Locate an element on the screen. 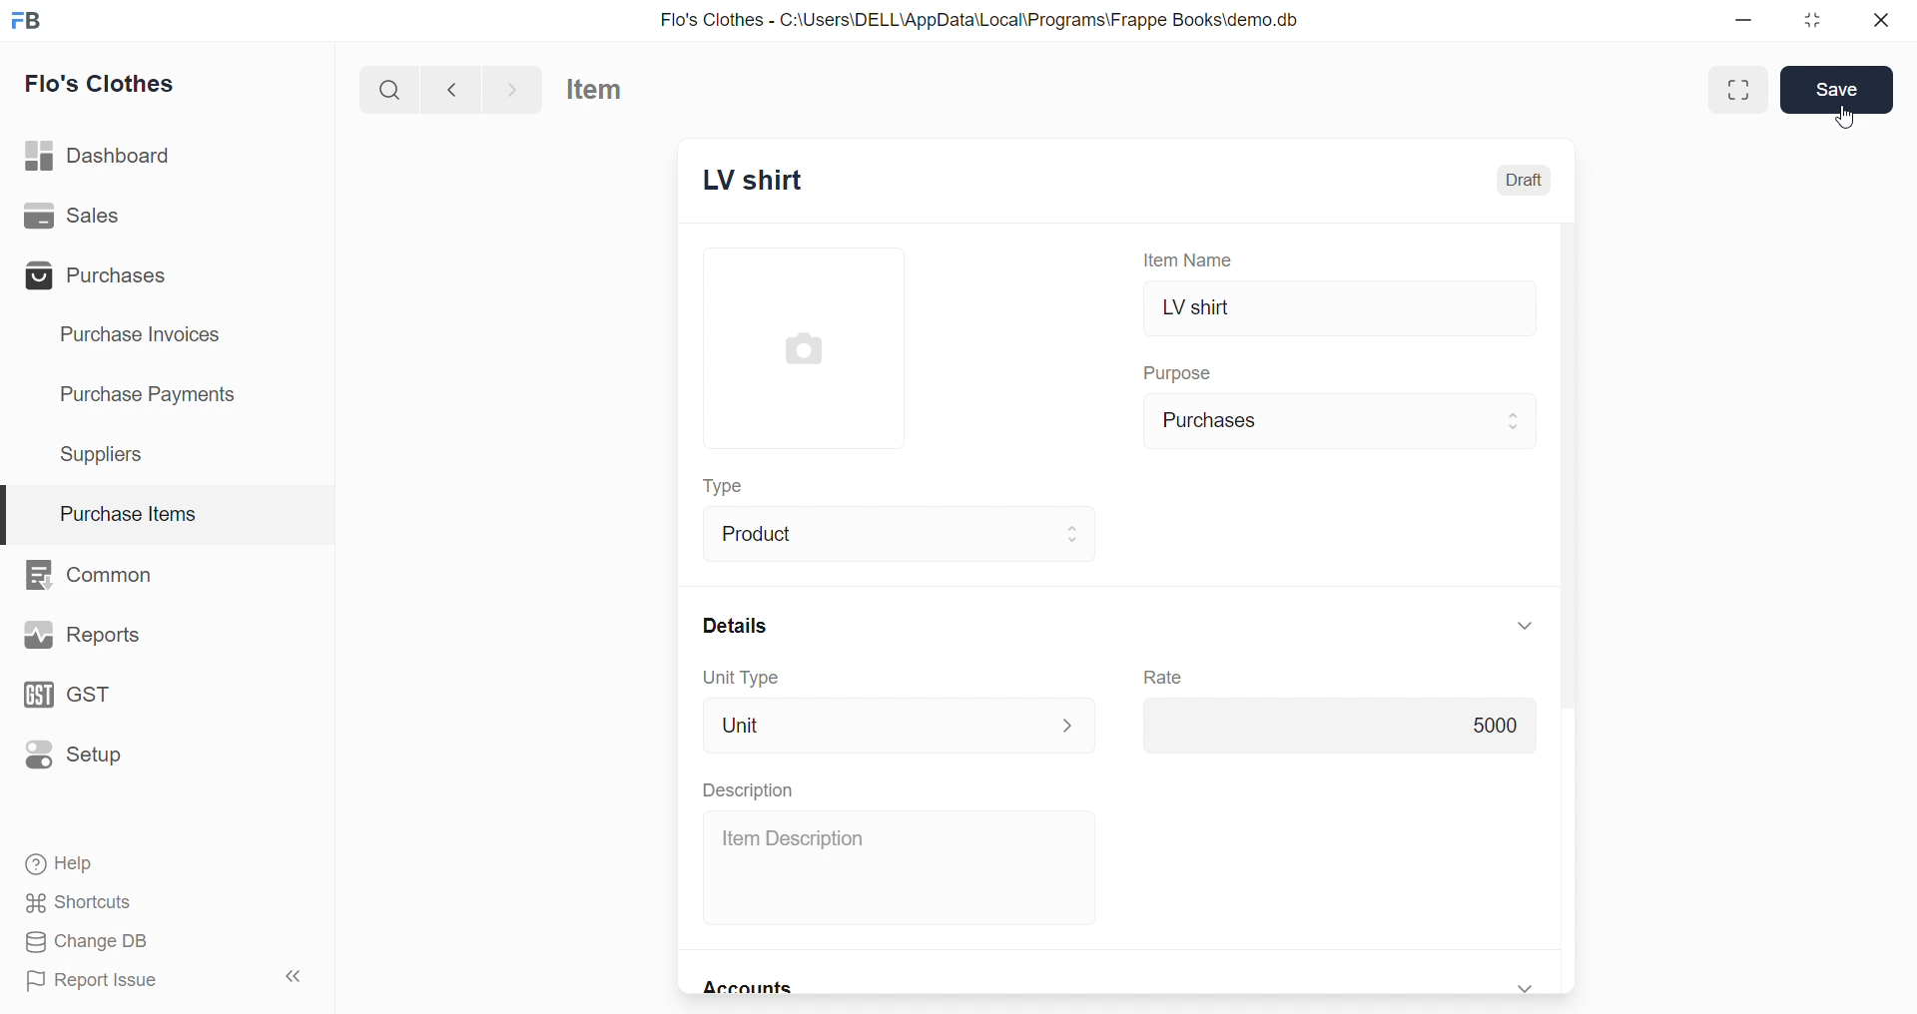 The image size is (1917, 1014). expand/collapse is located at coordinates (1526, 625).